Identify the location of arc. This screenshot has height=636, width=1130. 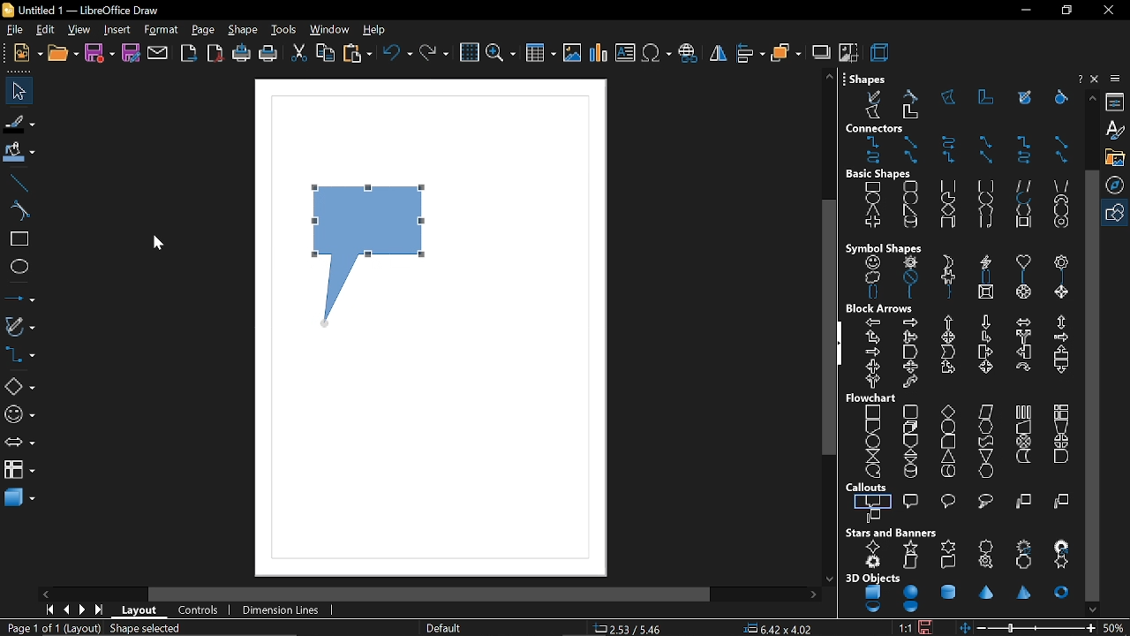
(1022, 199).